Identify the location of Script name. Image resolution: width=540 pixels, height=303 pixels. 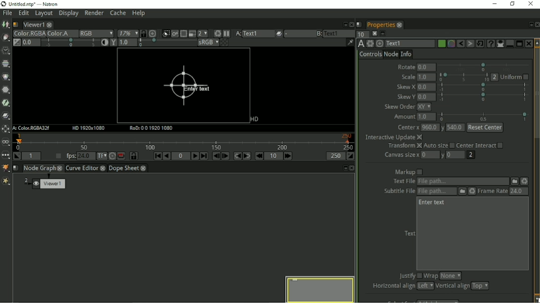
(359, 24).